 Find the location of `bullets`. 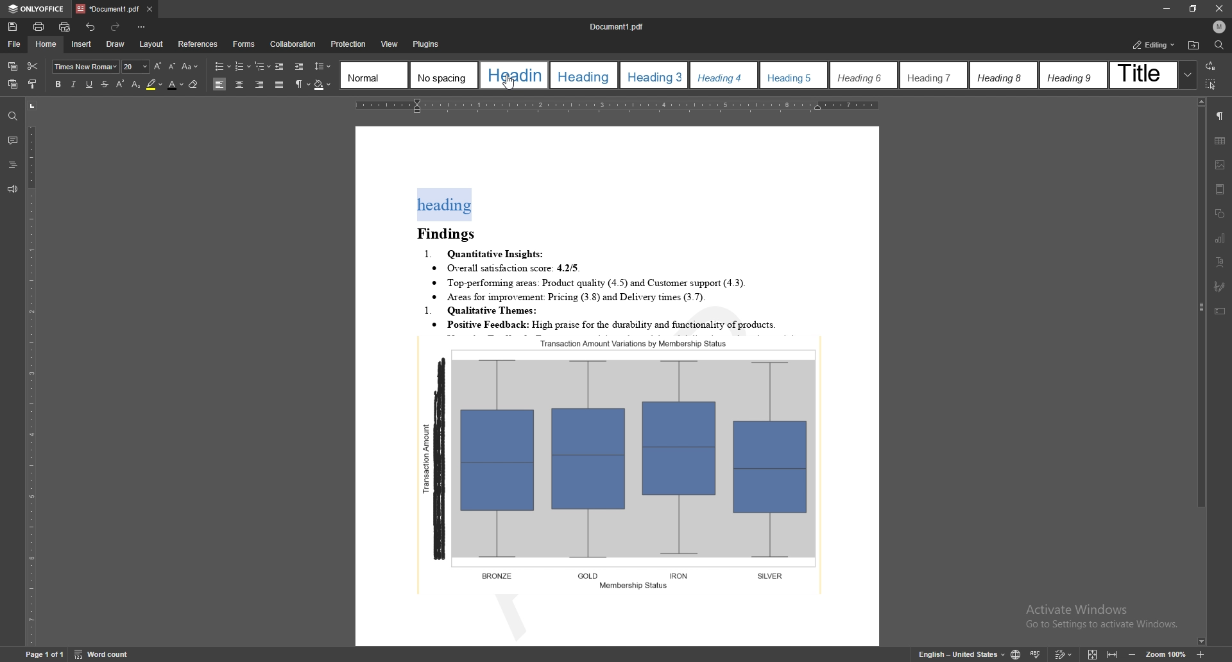

bullets is located at coordinates (223, 66).